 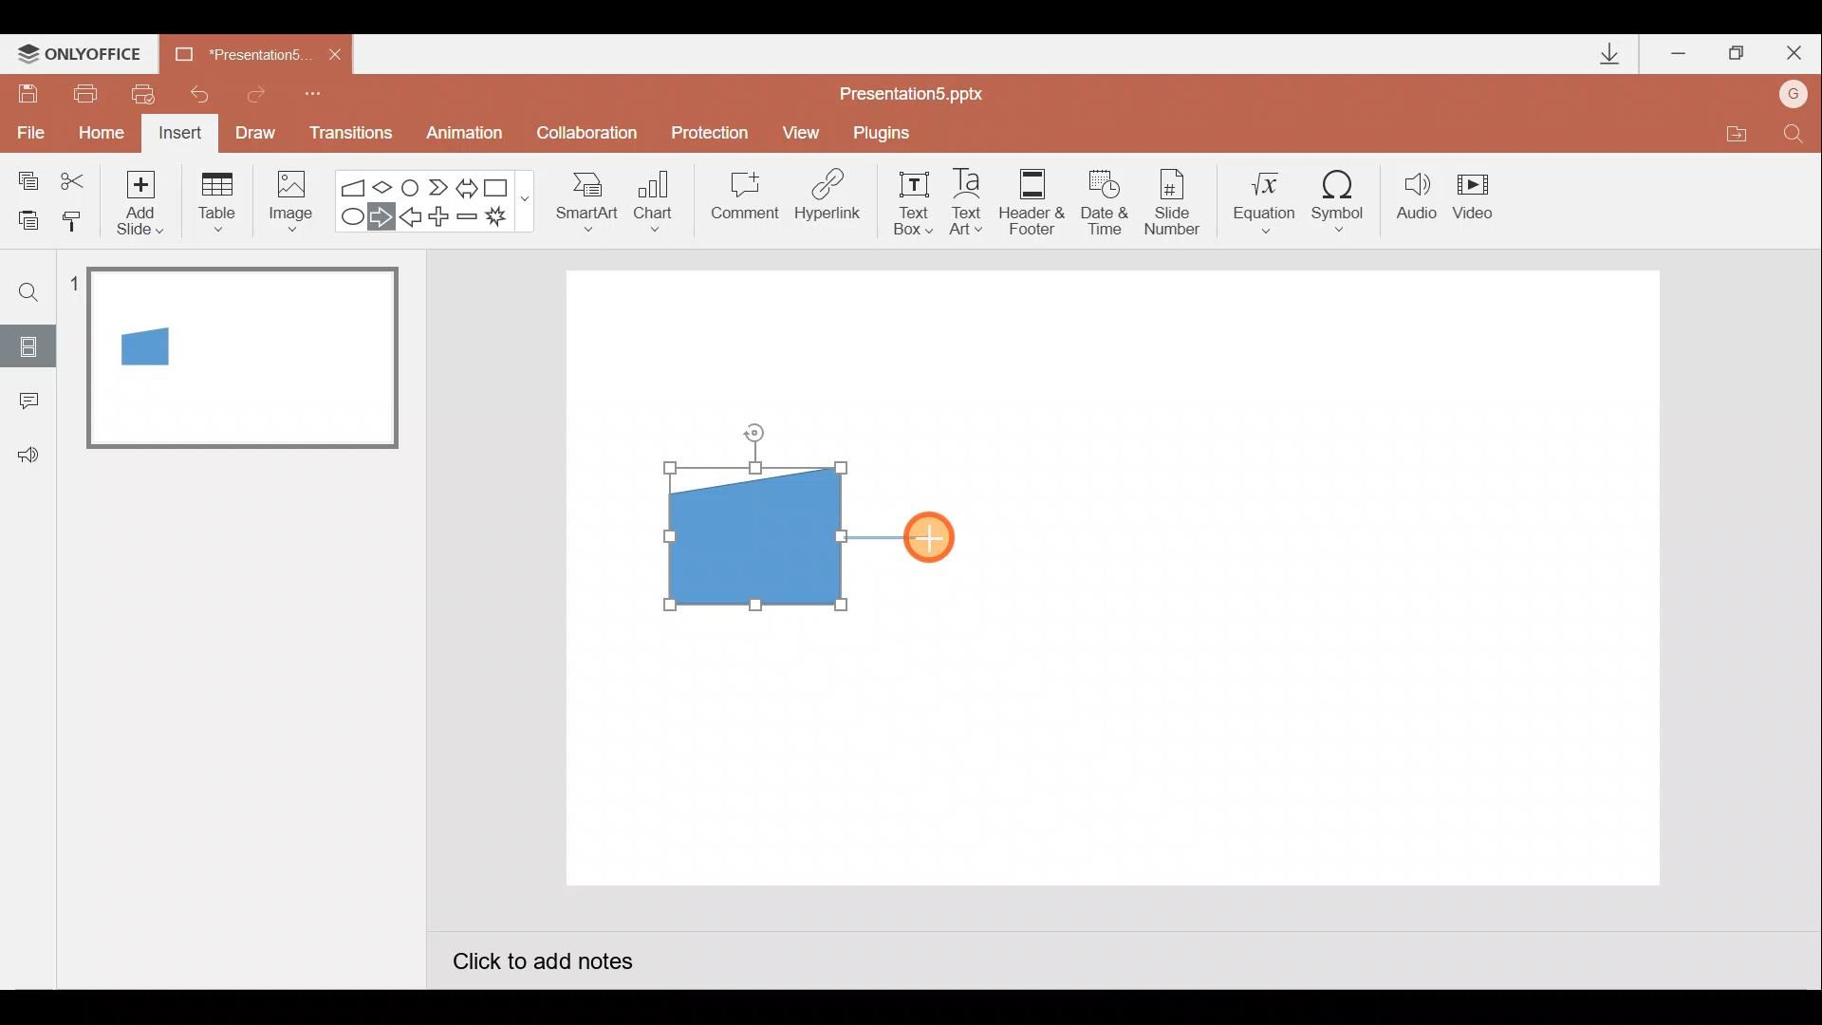 What do you see at coordinates (347, 135) in the screenshot?
I see `Transitions` at bounding box center [347, 135].